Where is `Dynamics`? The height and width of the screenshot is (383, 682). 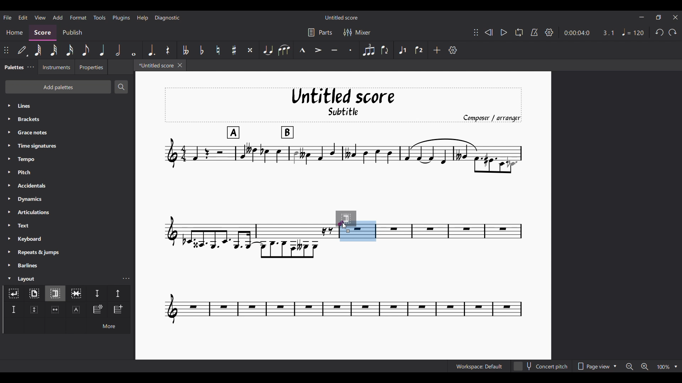
Dynamics is located at coordinates (67, 199).